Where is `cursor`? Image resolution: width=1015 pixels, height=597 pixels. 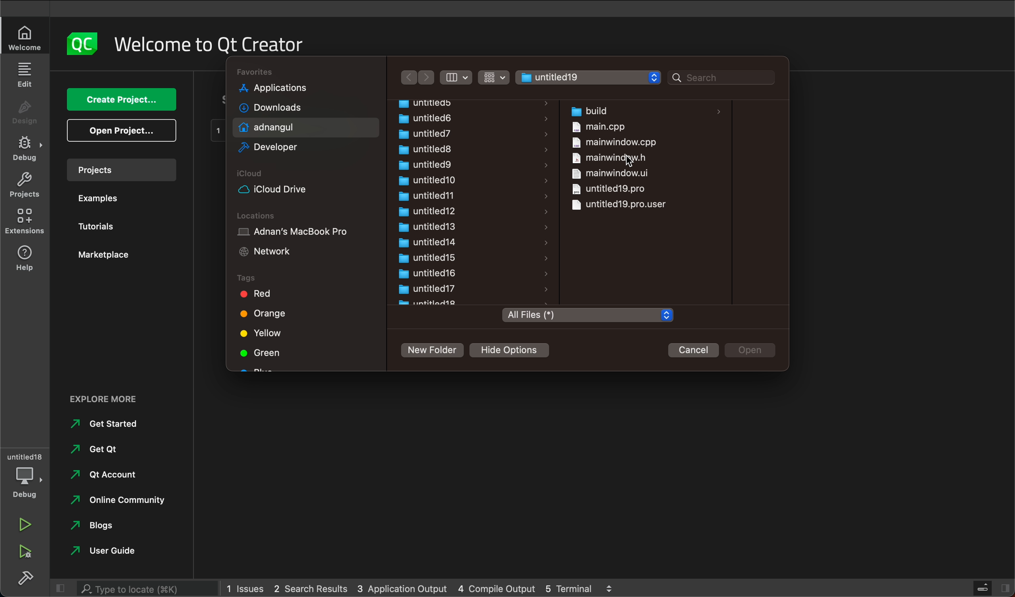 cursor is located at coordinates (629, 161).